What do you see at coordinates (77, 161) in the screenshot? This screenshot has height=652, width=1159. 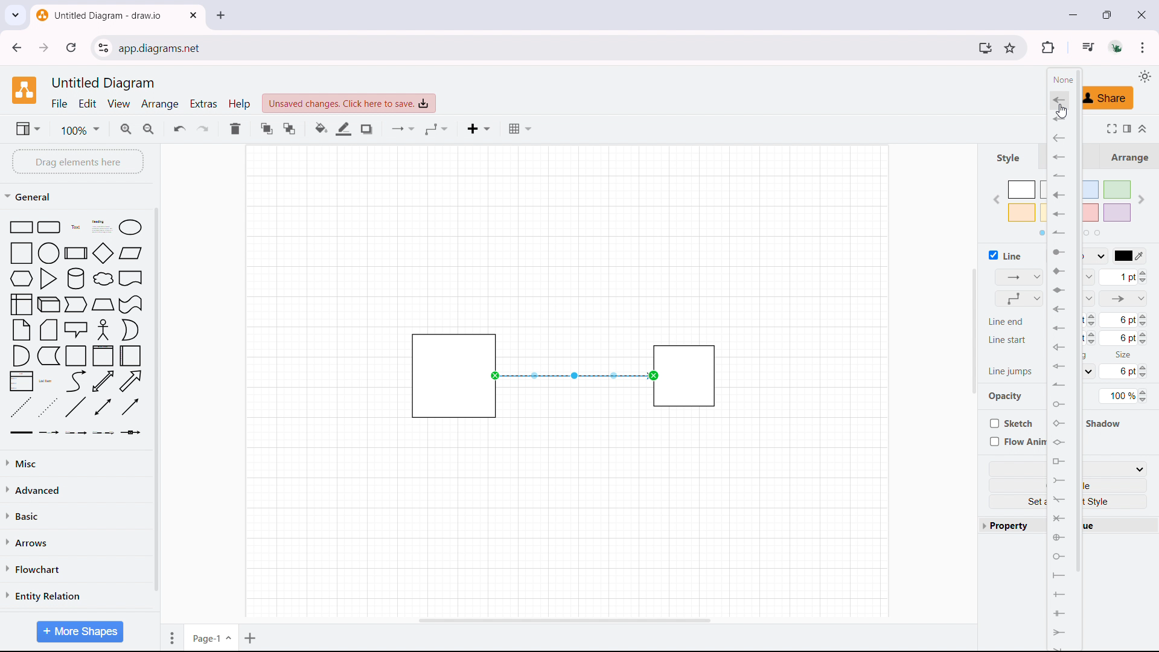 I see `drag elements here` at bounding box center [77, 161].